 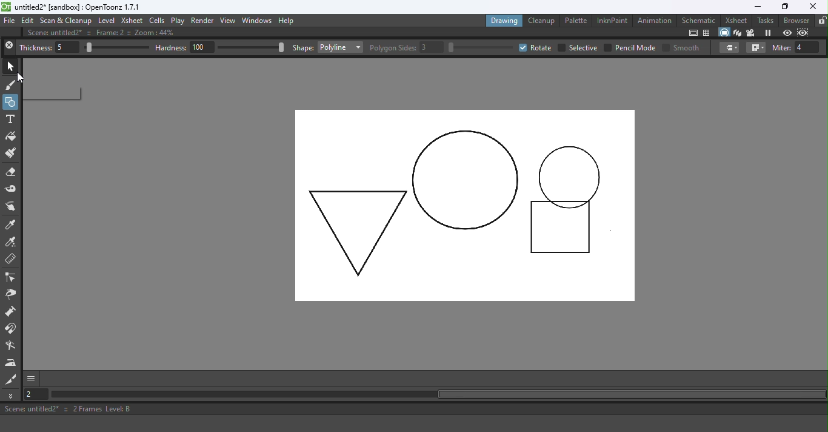 I want to click on Geometric tool, so click(x=11, y=102).